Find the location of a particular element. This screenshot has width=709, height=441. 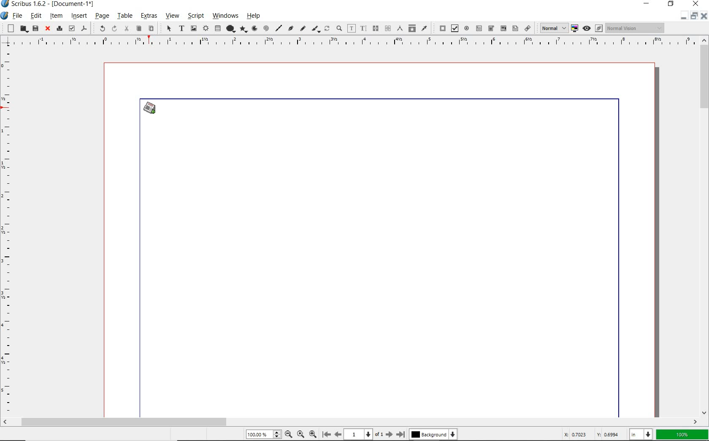

windows is located at coordinates (225, 15).